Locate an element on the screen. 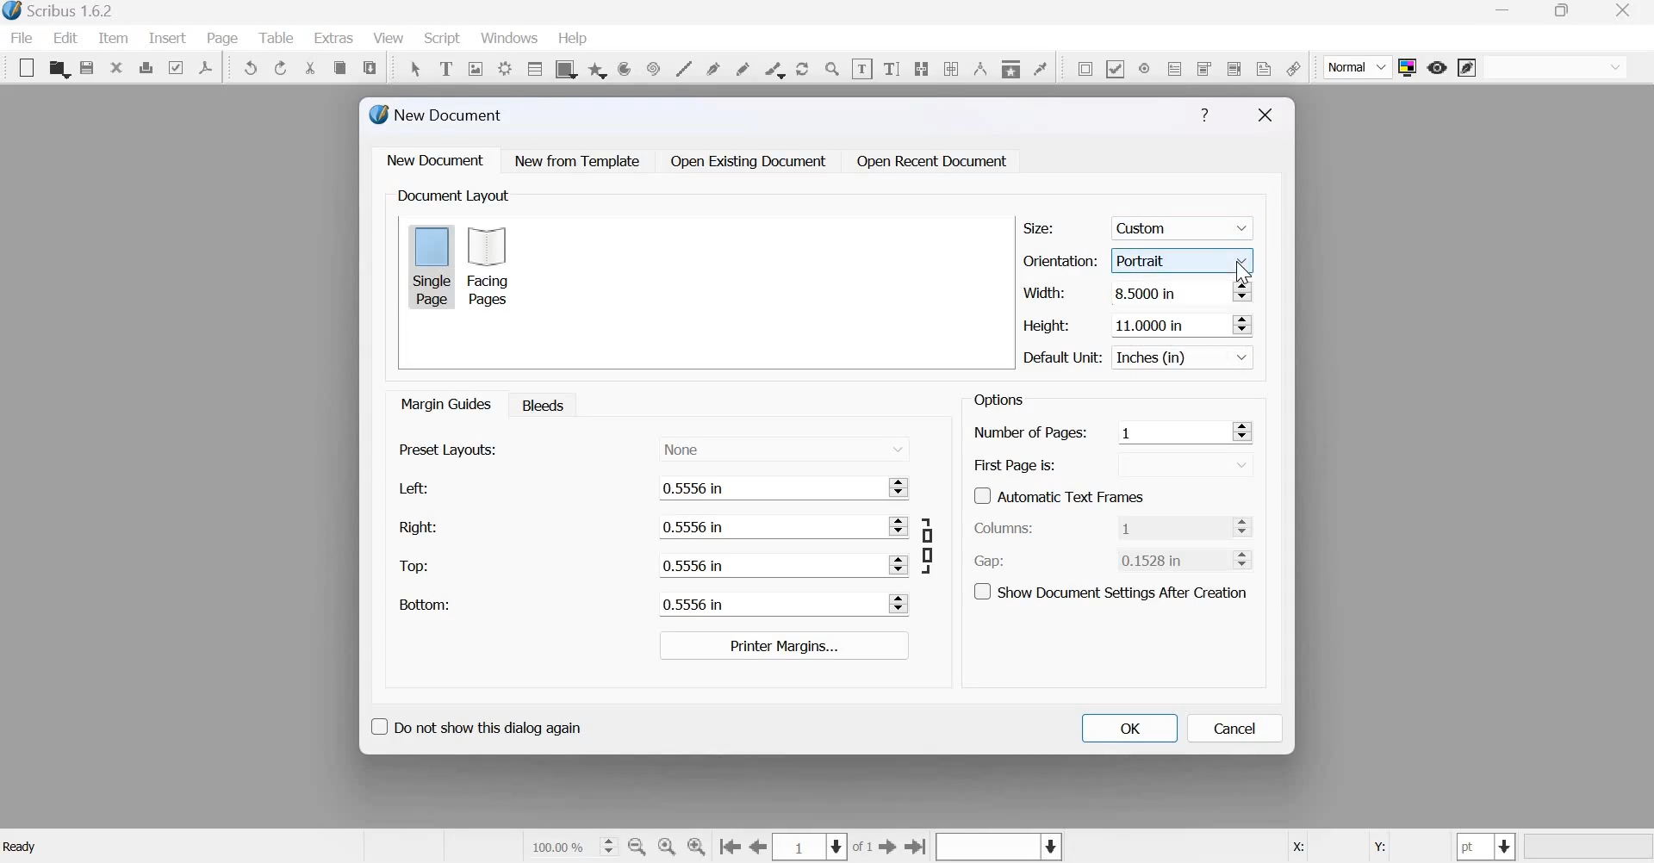  Zoom in or zoom out is located at coordinates (832, 68).